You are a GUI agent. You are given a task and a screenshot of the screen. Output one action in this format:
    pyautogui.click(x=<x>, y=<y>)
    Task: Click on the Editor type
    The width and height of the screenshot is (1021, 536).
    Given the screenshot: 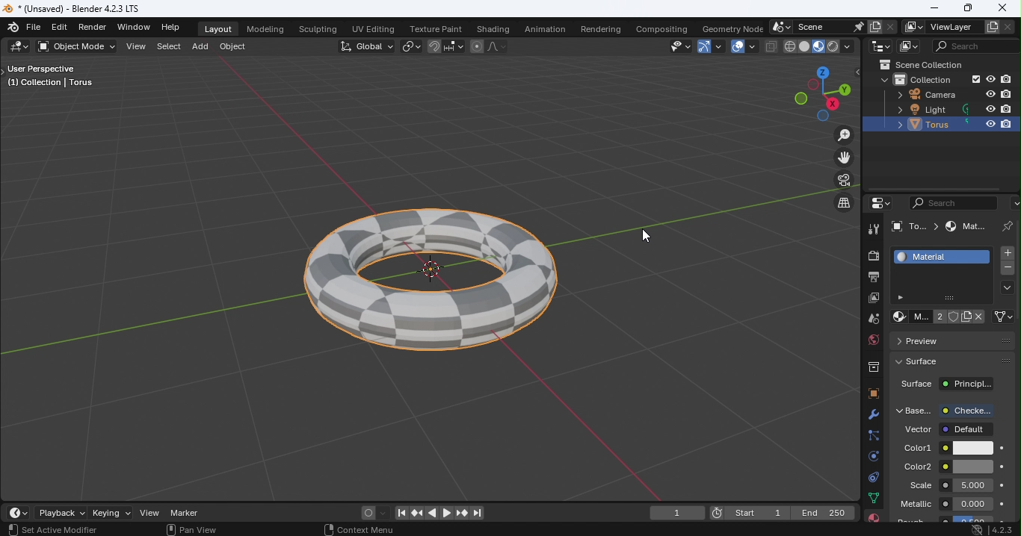 What is the action you would take?
    pyautogui.click(x=19, y=513)
    